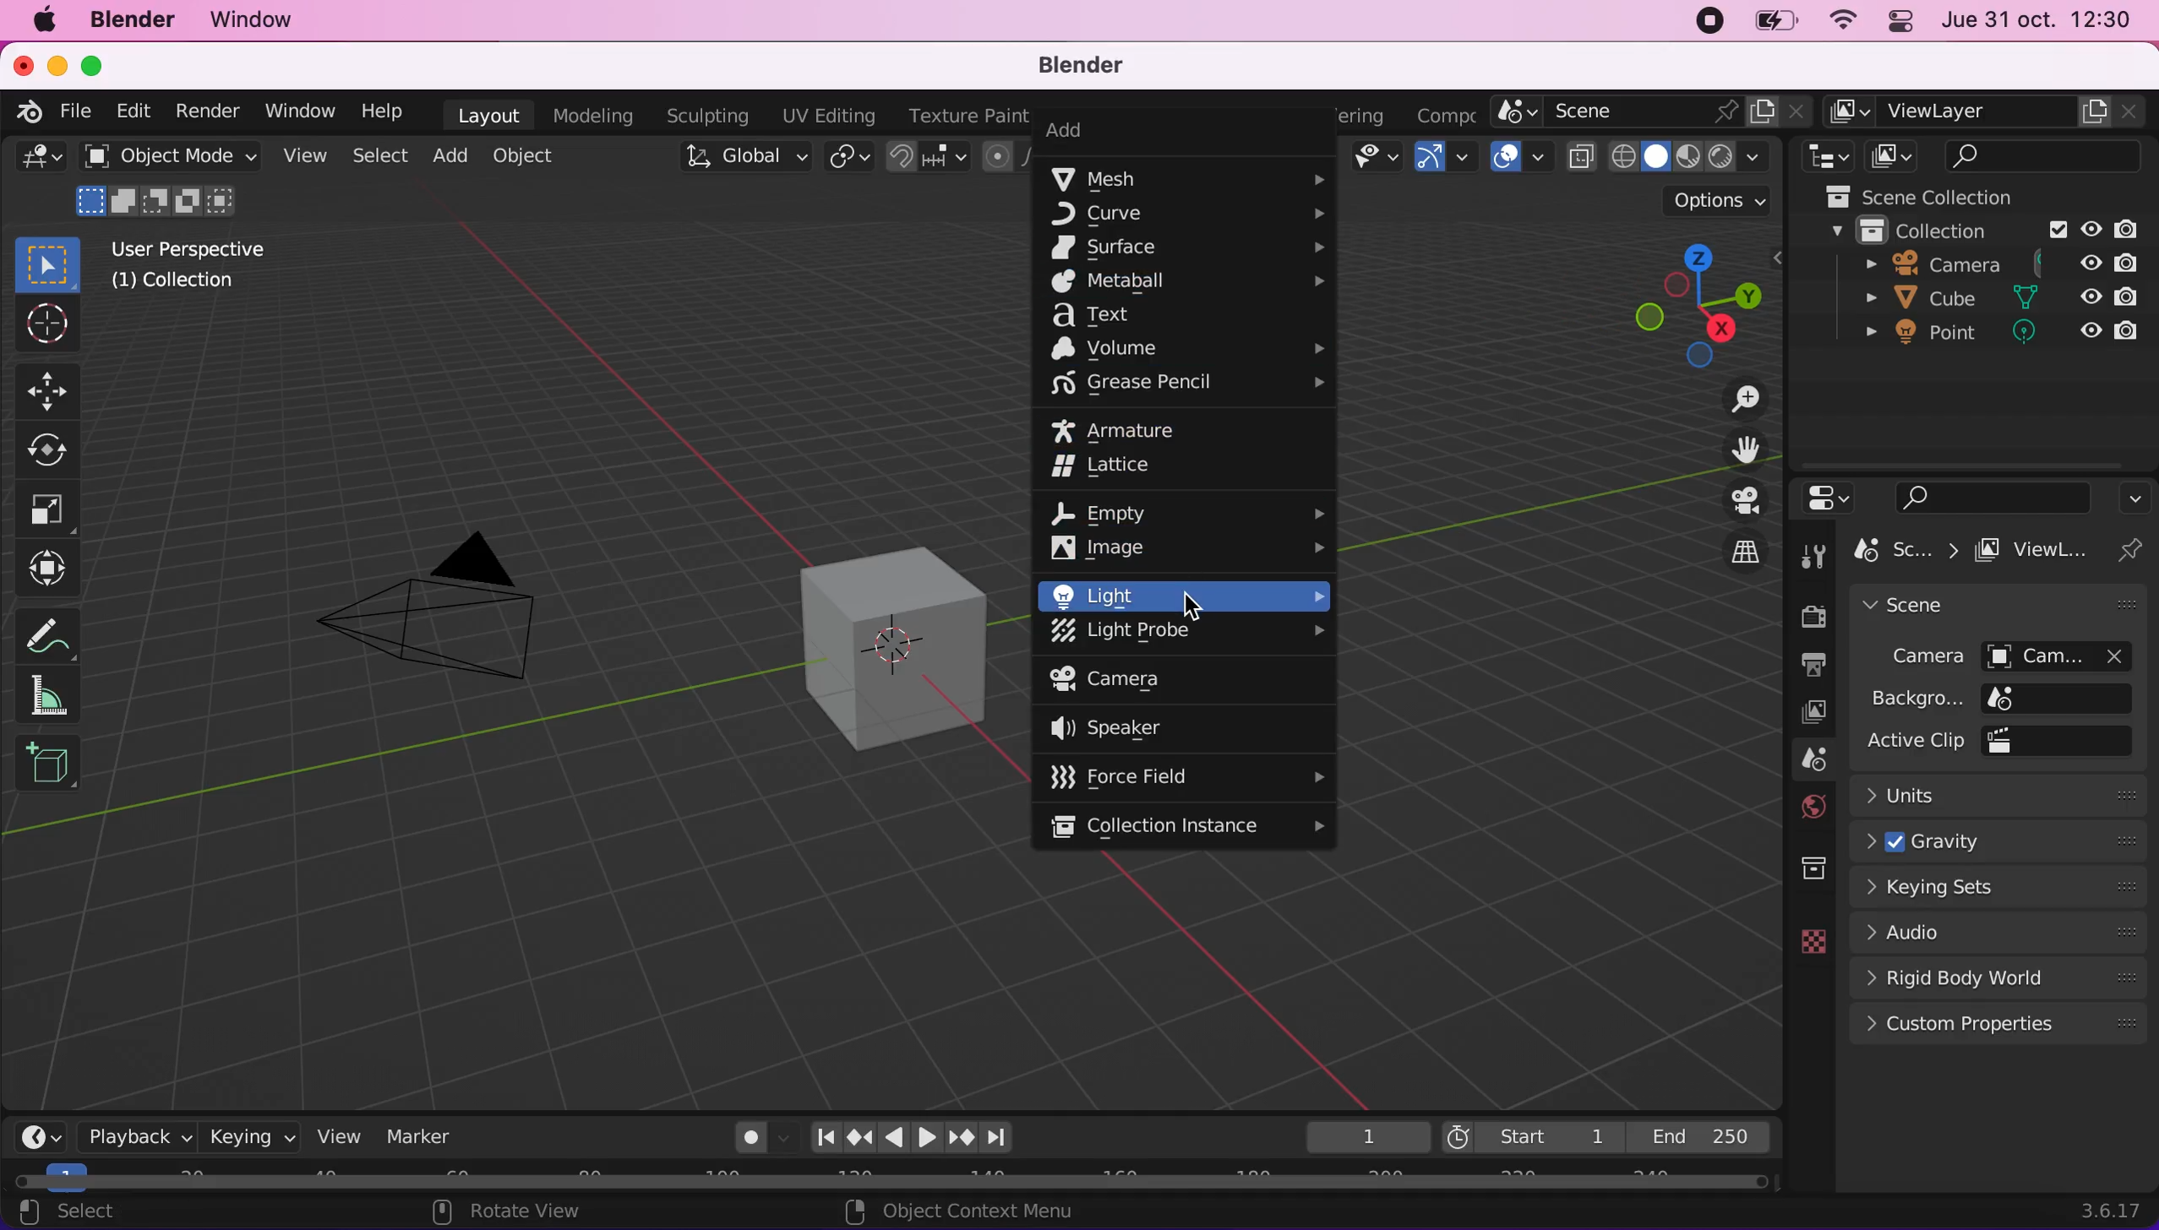 This screenshot has width=2159, height=1230. Describe the element at coordinates (891, 1179) in the screenshot. I see `horizontal slider` at that location.